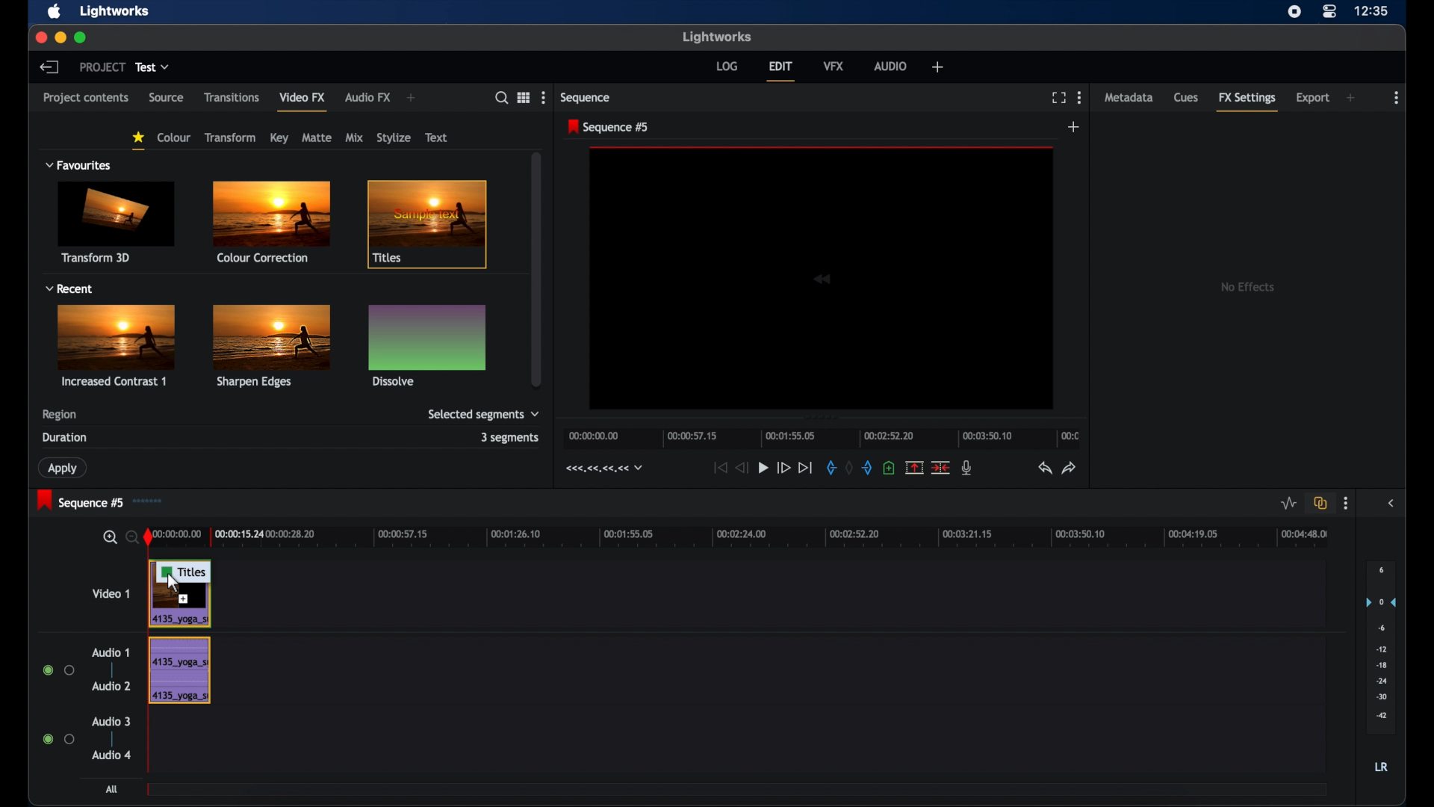 This screenshot has height=807, width=1434. I want to click on audio fx, so click(369, 97).